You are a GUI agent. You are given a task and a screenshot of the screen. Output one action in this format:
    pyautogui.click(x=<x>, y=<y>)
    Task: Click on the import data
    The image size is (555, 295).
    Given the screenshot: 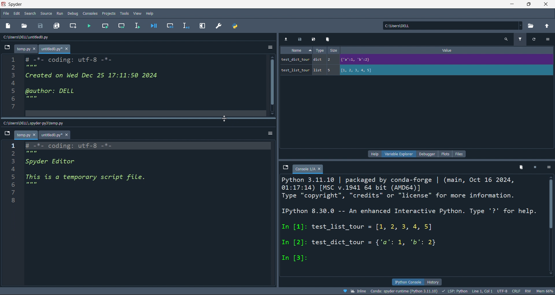 What is the action you would take?
    pyautogui.click(x=287, y=39)
    